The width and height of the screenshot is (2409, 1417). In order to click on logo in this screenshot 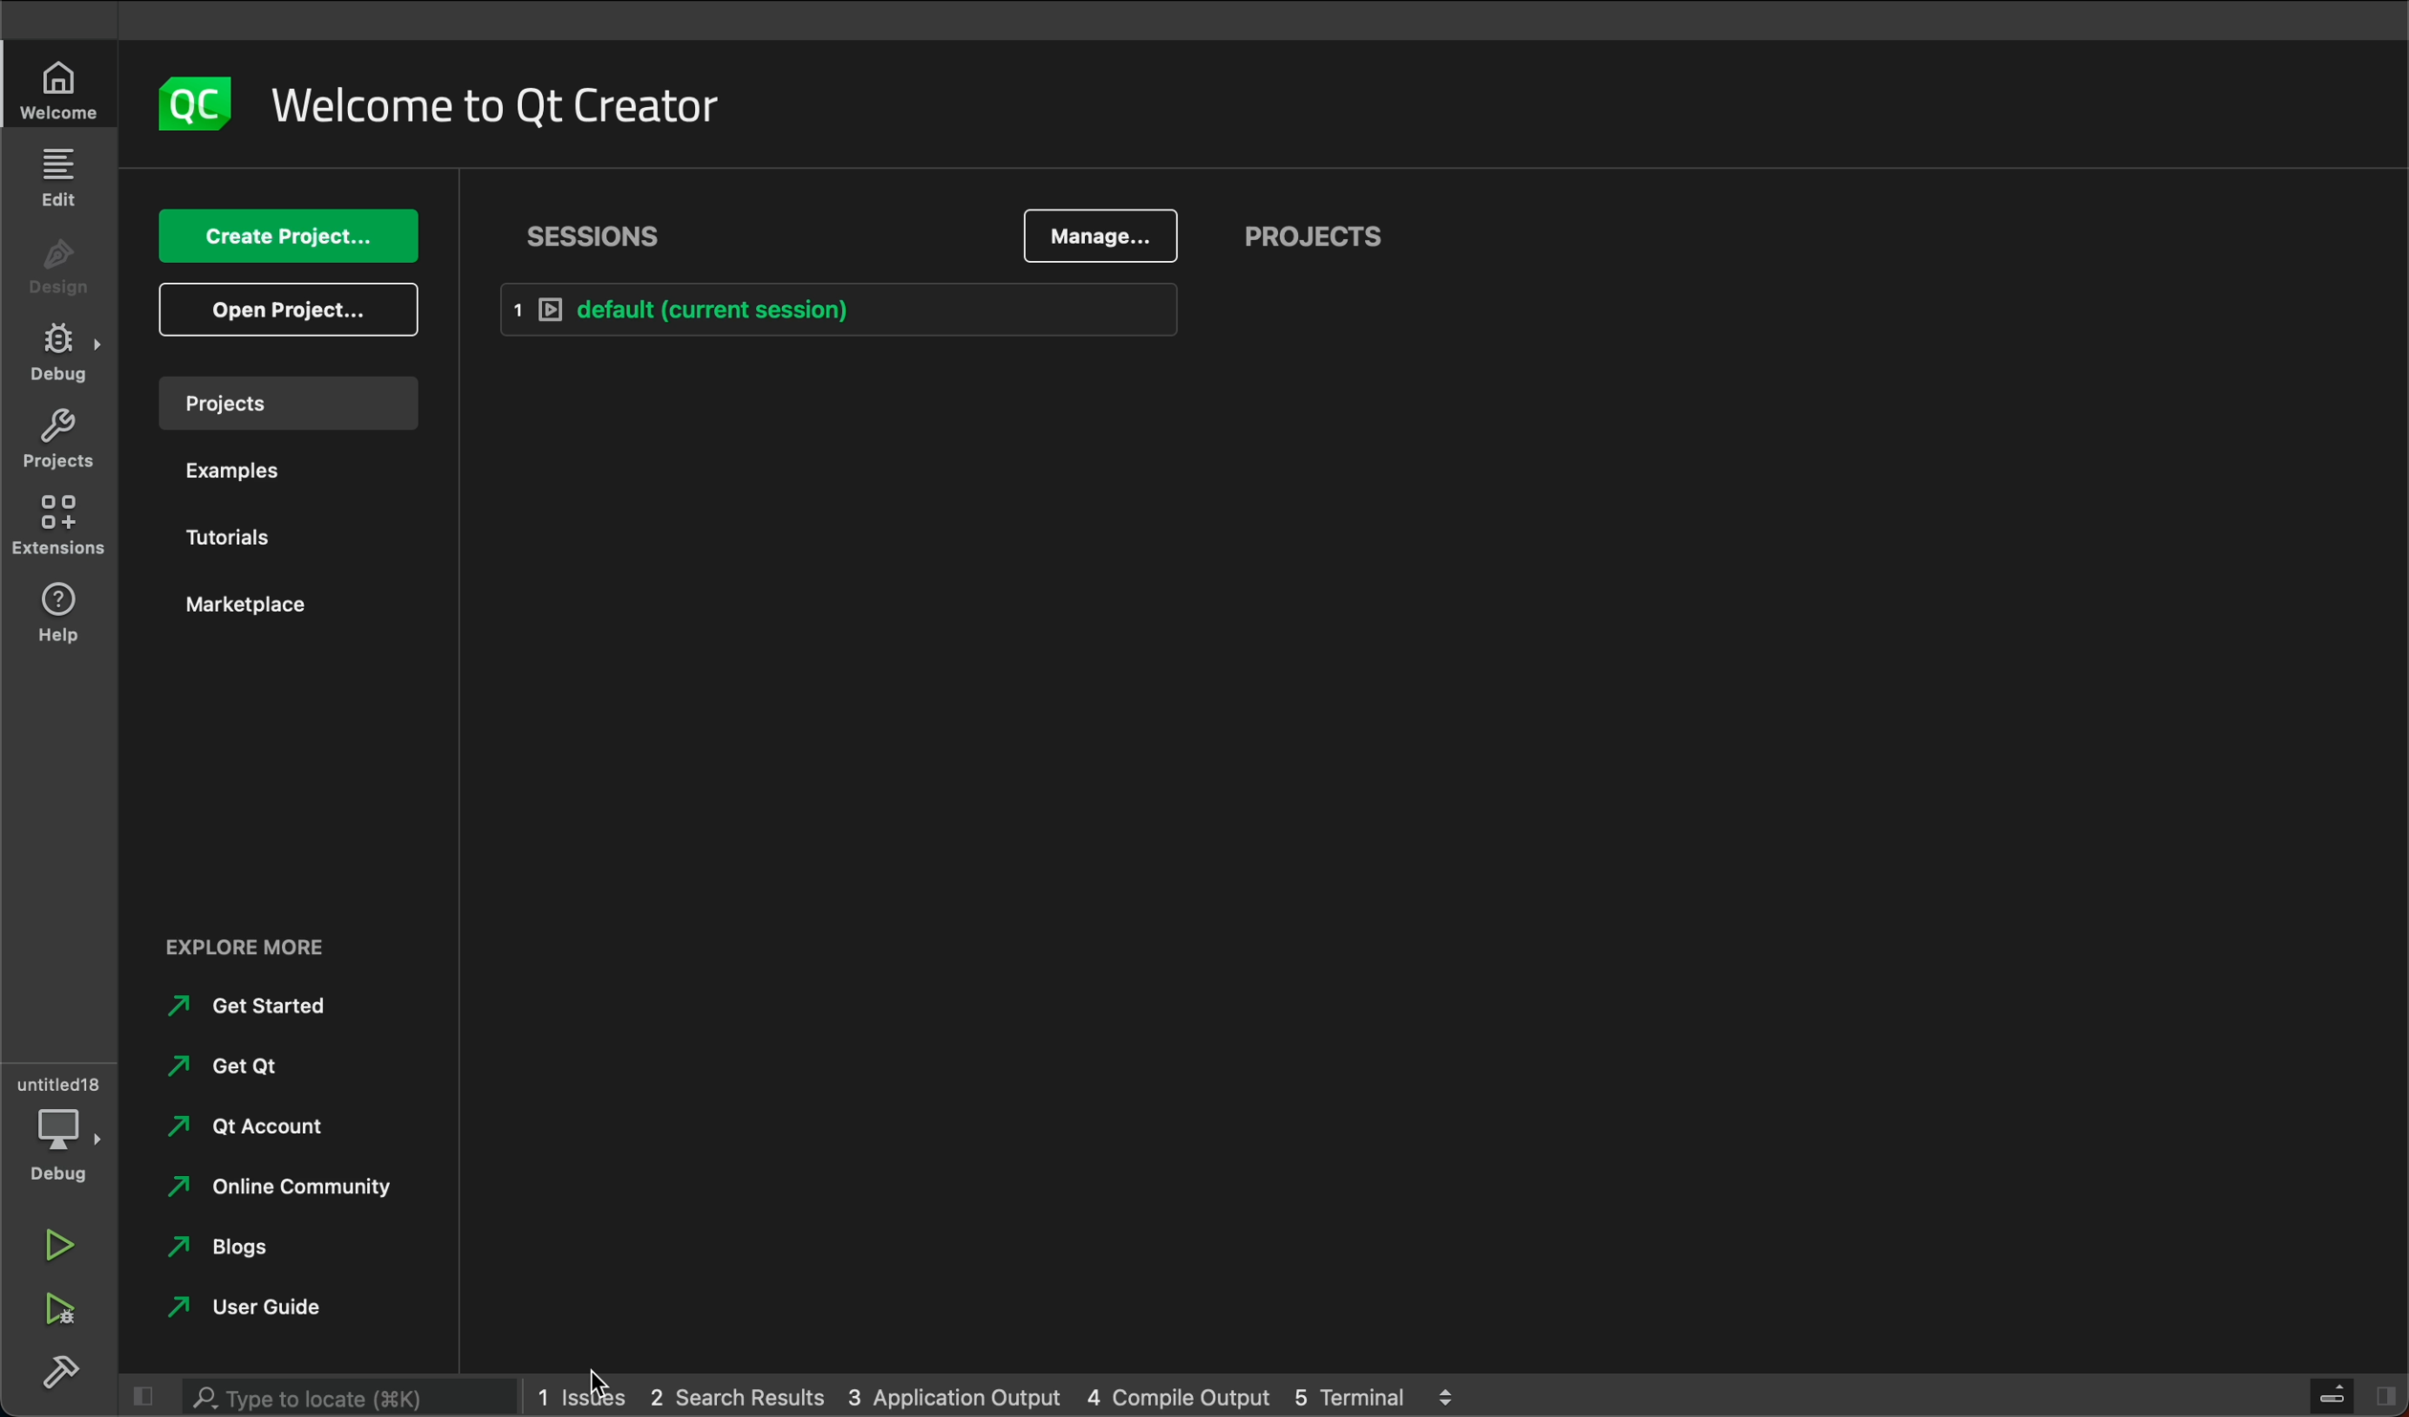, I will do `click(201, 111)`.